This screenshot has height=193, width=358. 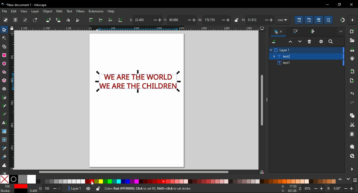 What do you see at coordinates (93, 183) in the screenshot?
I see `mouse pointer` at bounding box center [93, 183].